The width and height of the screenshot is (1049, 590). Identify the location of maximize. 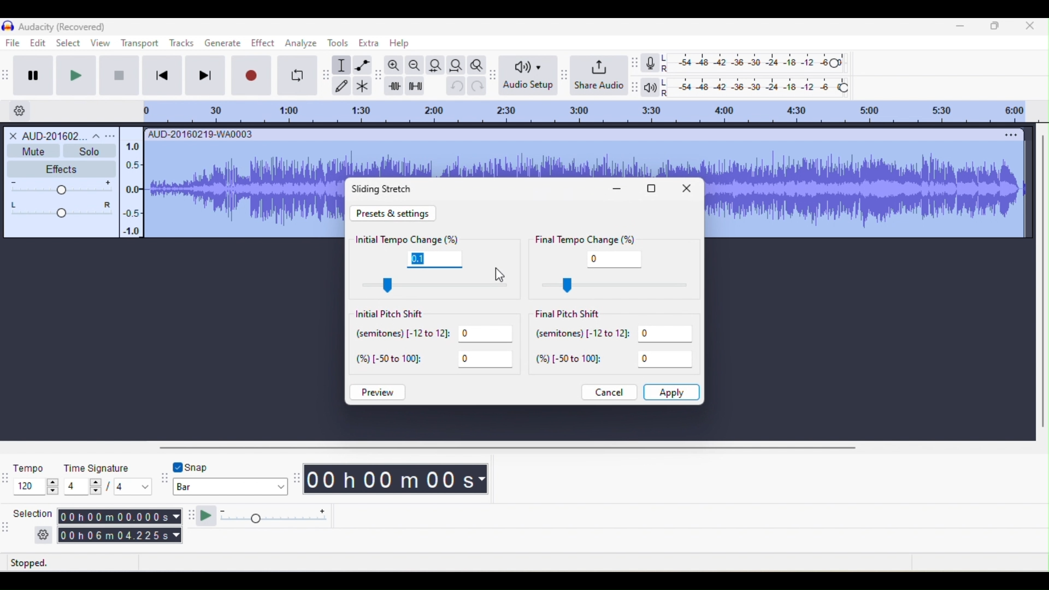
(652, 190).